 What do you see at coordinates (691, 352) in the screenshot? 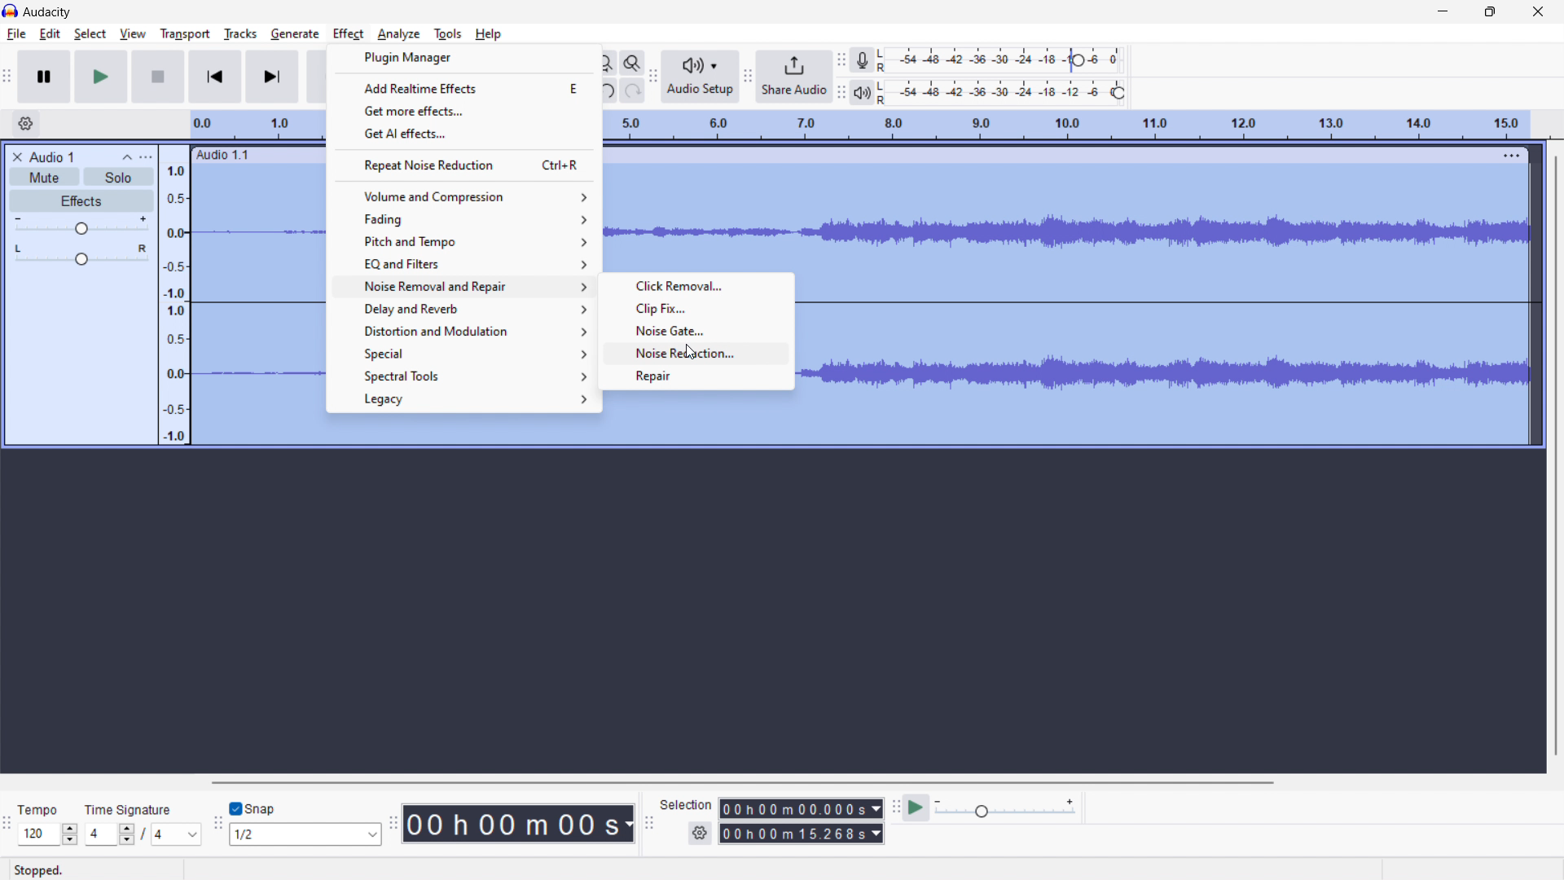
I see `cursor` at bounding box center [691, 352].